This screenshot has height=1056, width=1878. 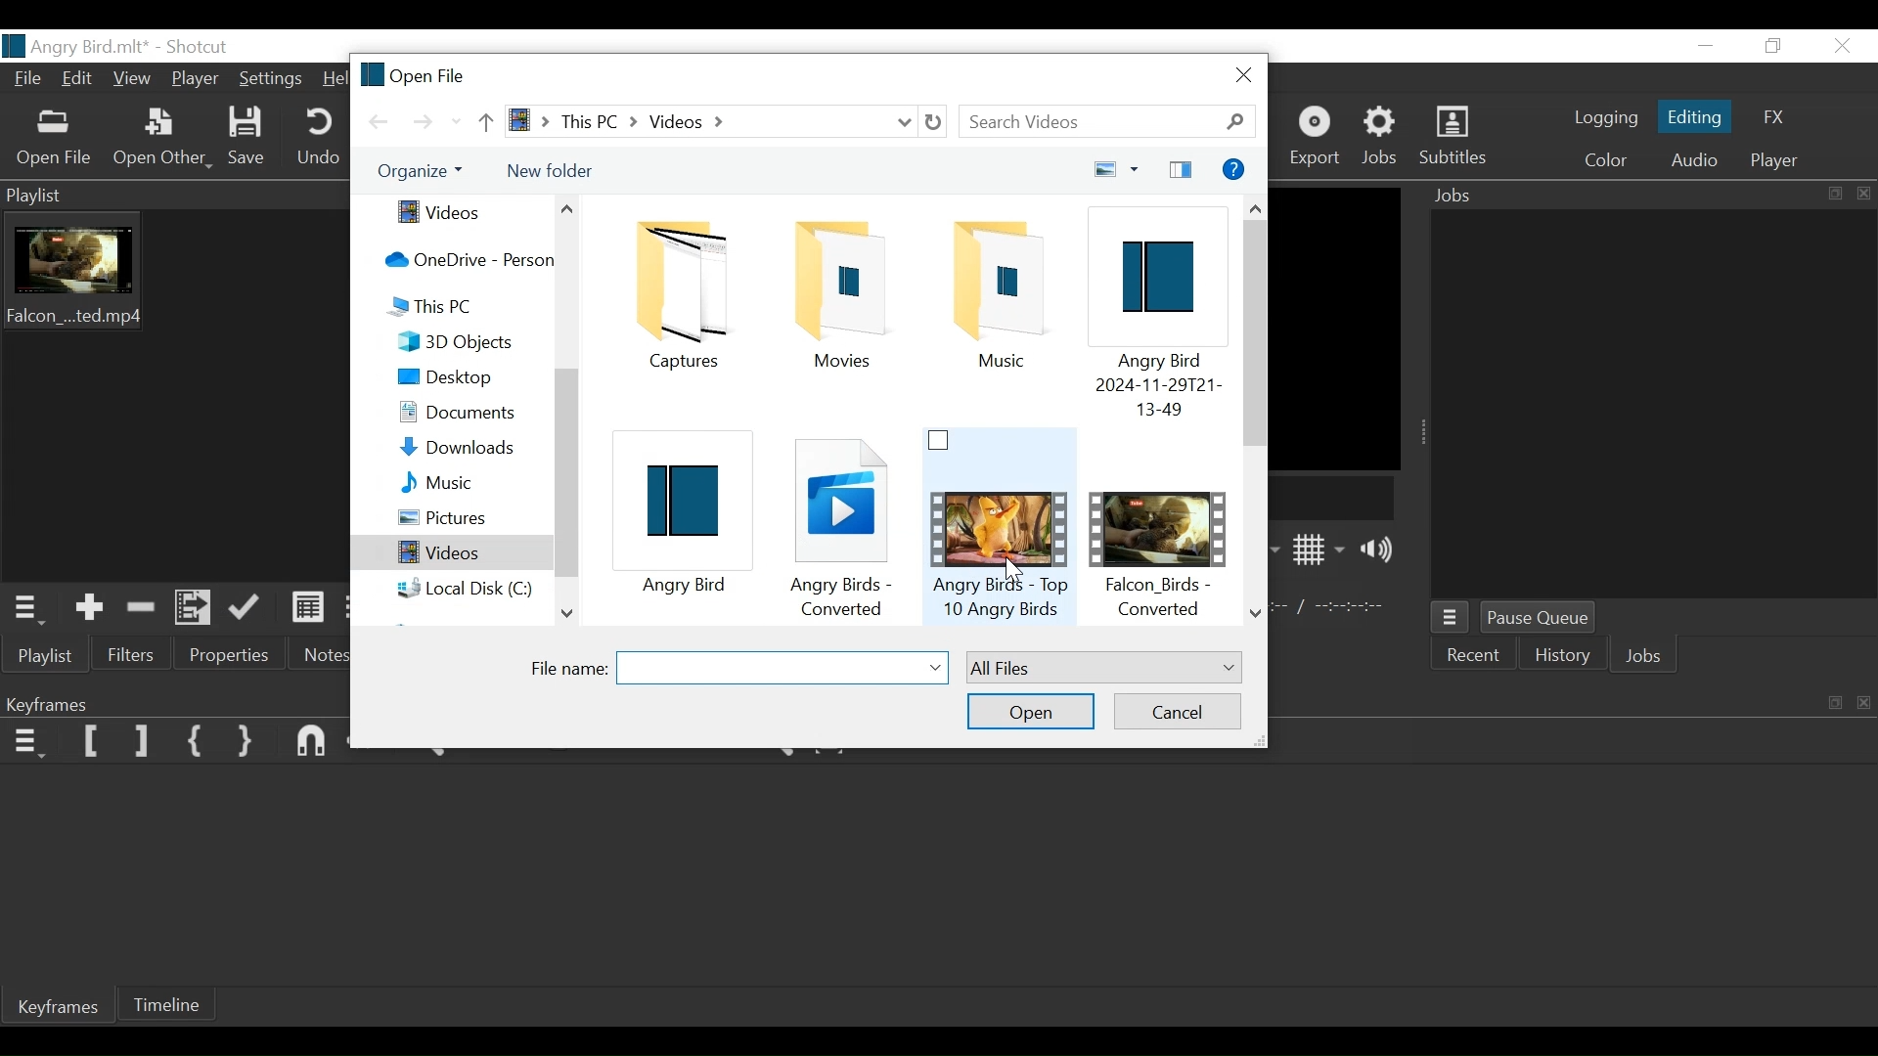 What do you see at coordinates (1110, 123) in the screenshot?
I see `Search` at bounding box center [1110, 123].